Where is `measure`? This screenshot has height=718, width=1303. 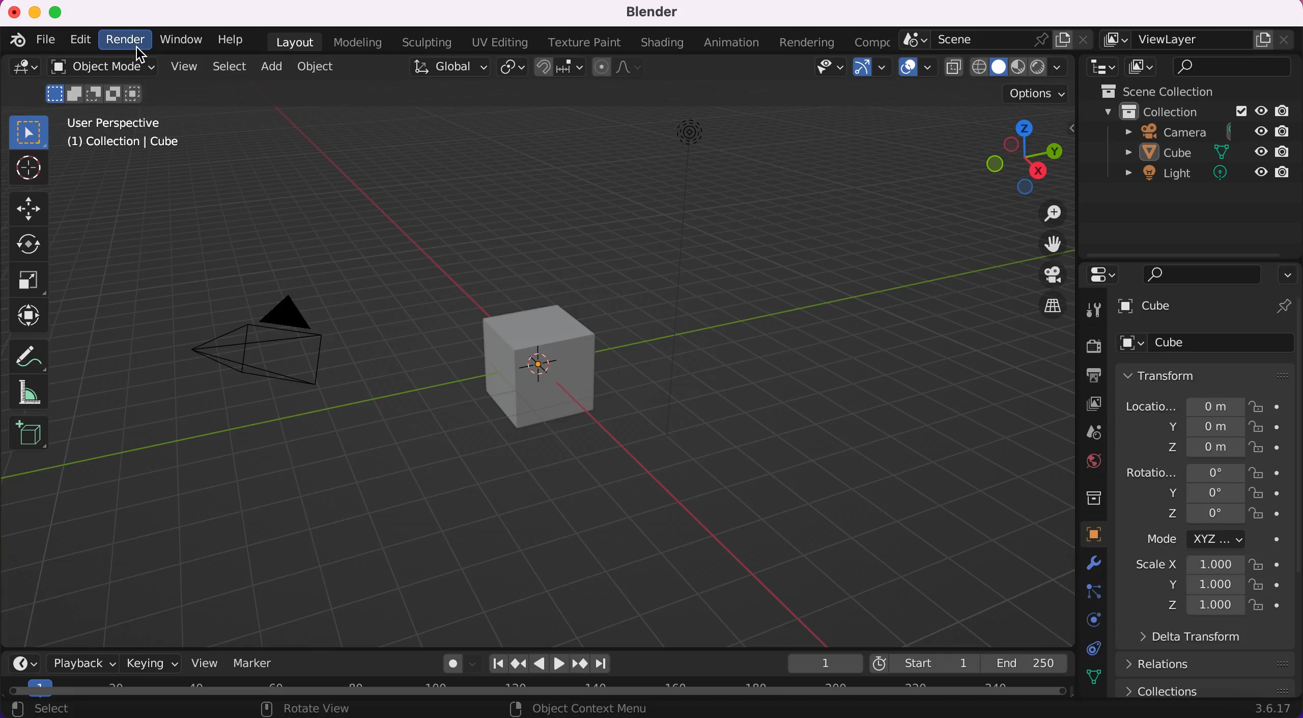 measure is located at coordinates (38, 392).